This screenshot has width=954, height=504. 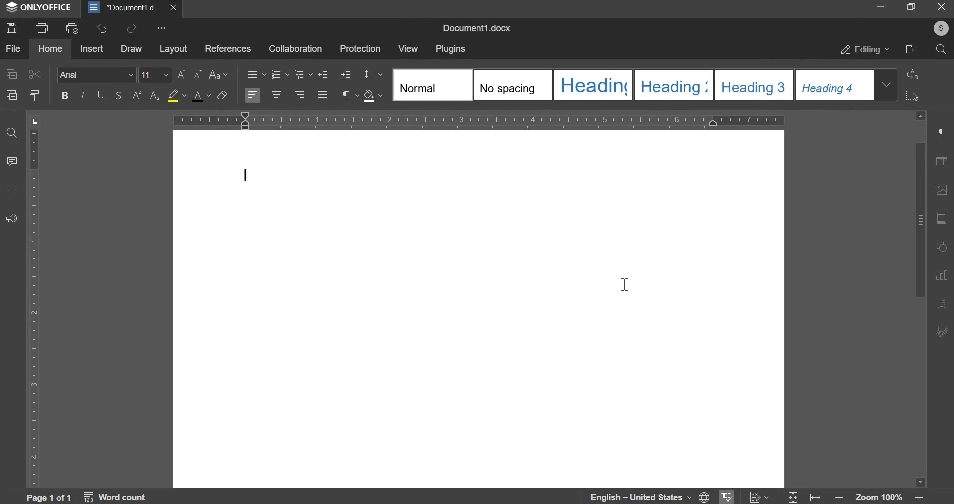 I want to click on line spacing, so click(x=373, y=74).